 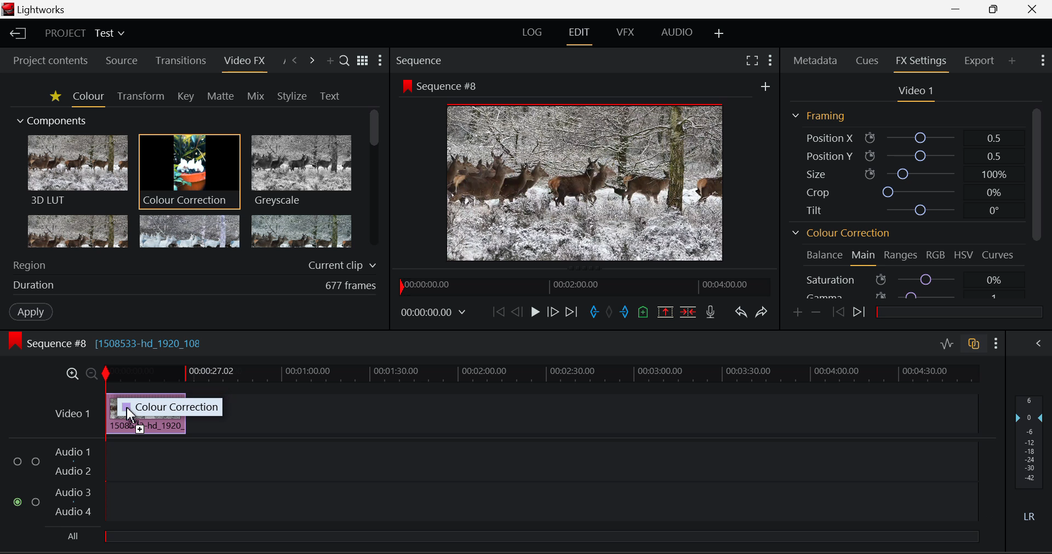 I want to click on Tilt, so click(x=904, y=209).